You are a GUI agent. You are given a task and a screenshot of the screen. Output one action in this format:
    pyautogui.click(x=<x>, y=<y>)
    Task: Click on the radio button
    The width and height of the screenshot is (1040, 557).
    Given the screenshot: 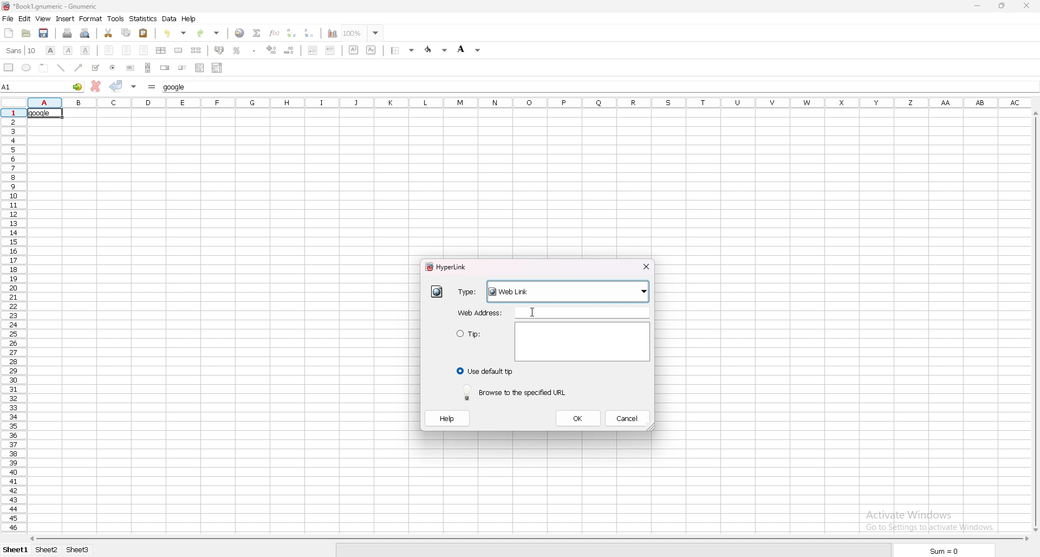 What is the action you would take?
    pyautogui.click(x=115, y=68)
    